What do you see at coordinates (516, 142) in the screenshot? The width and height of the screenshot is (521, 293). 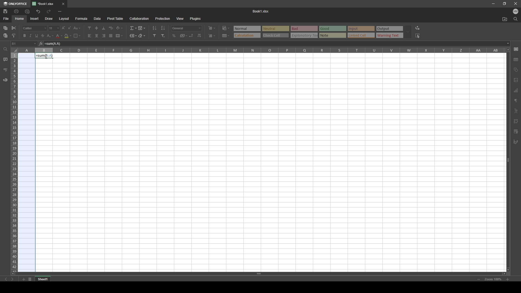 I see `pen and brush` at bounding box center [516, 142].